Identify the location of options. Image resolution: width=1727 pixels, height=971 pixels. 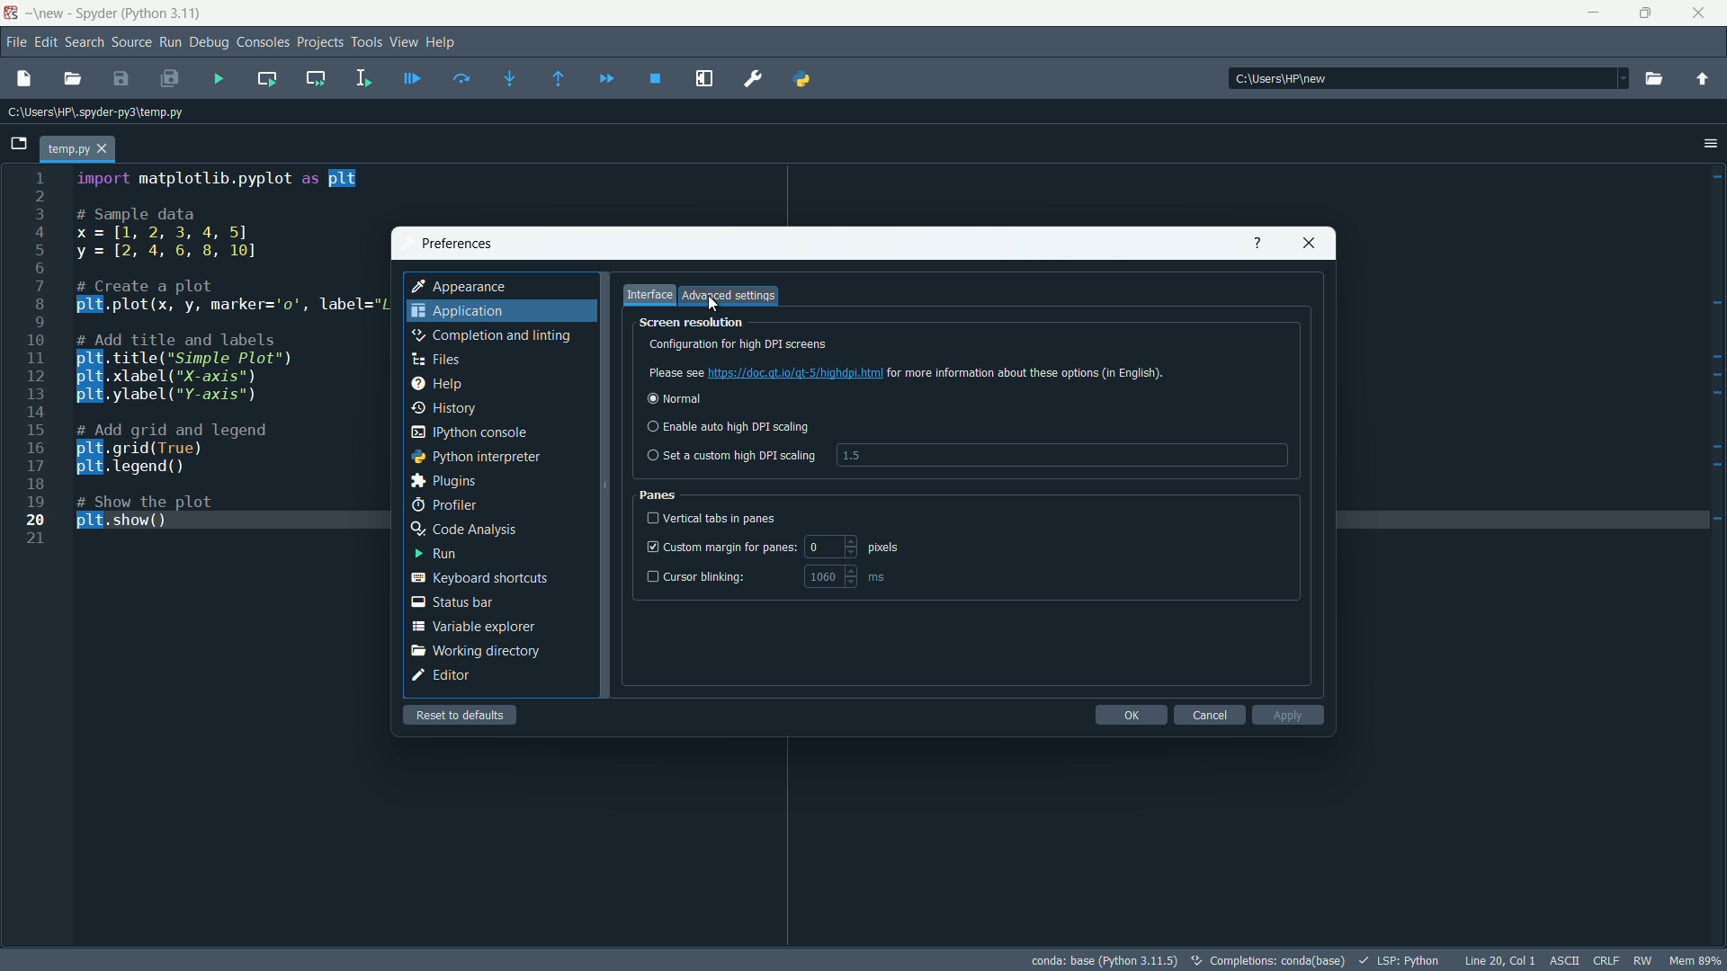
(1709, 142).